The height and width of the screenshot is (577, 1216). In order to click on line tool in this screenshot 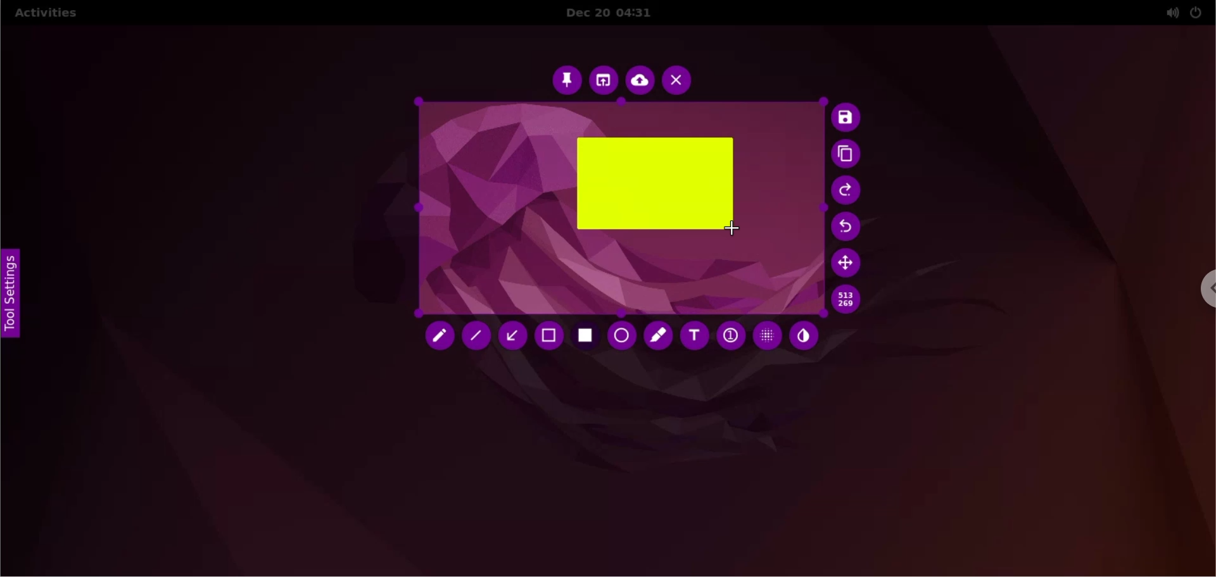, I will do `click(476, 335)`.